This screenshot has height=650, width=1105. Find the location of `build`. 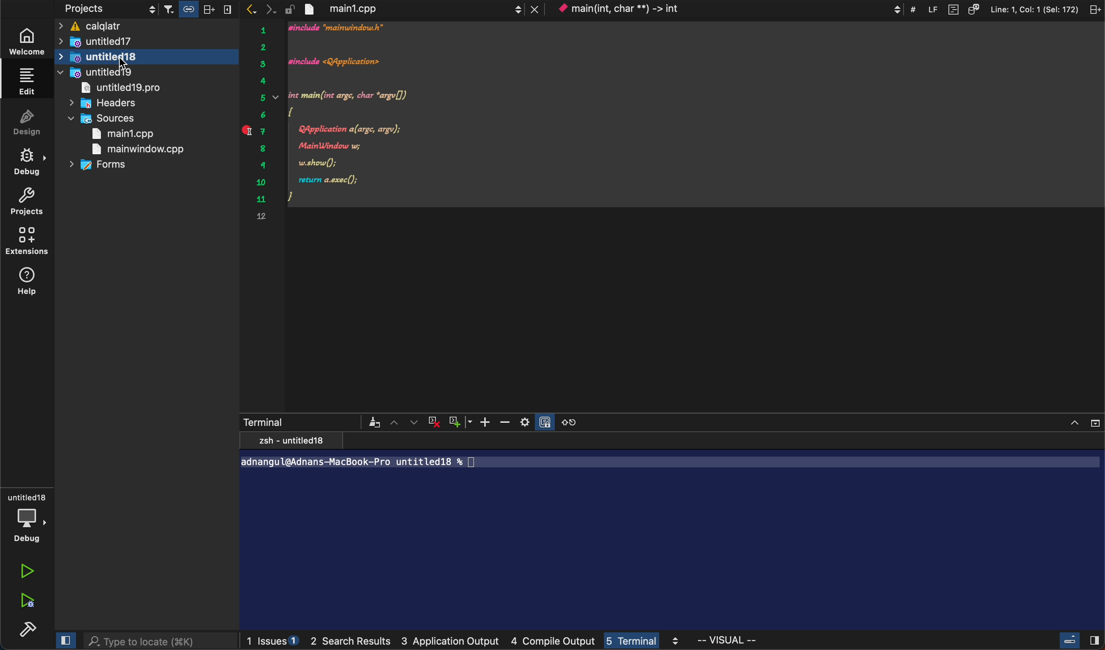

build is located at coordinates (25, 628).